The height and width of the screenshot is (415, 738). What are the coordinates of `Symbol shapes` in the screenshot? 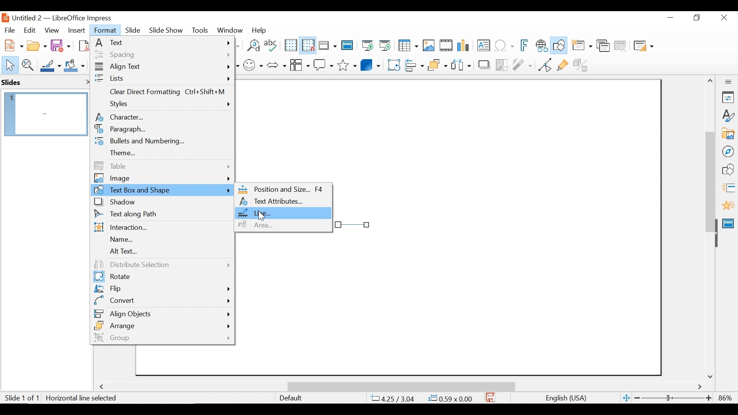 It's located at (253, 64).